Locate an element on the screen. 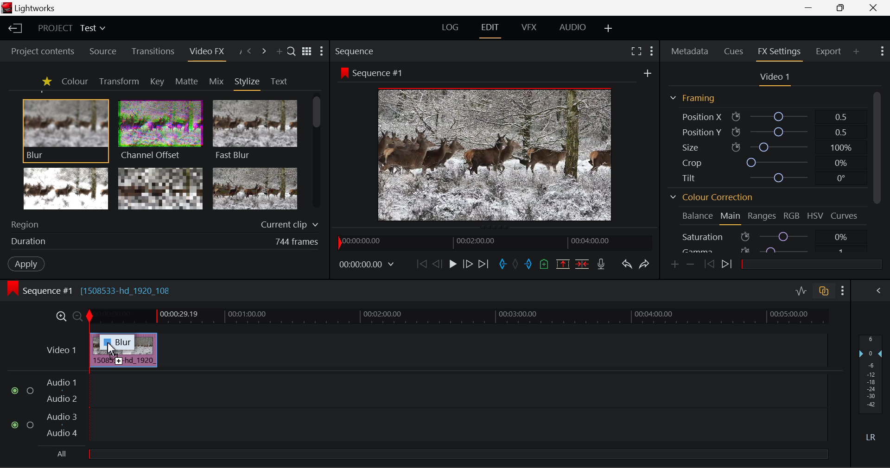  Audio Input Field is located at coordinates (410, 417).